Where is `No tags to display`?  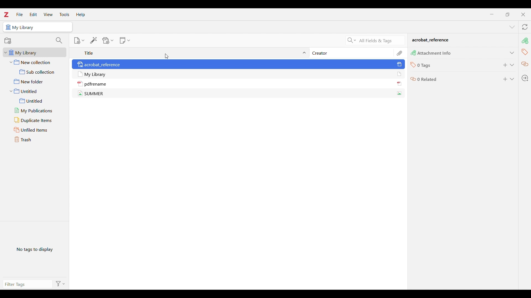 No tags to display is located at coordinates (35, 249).